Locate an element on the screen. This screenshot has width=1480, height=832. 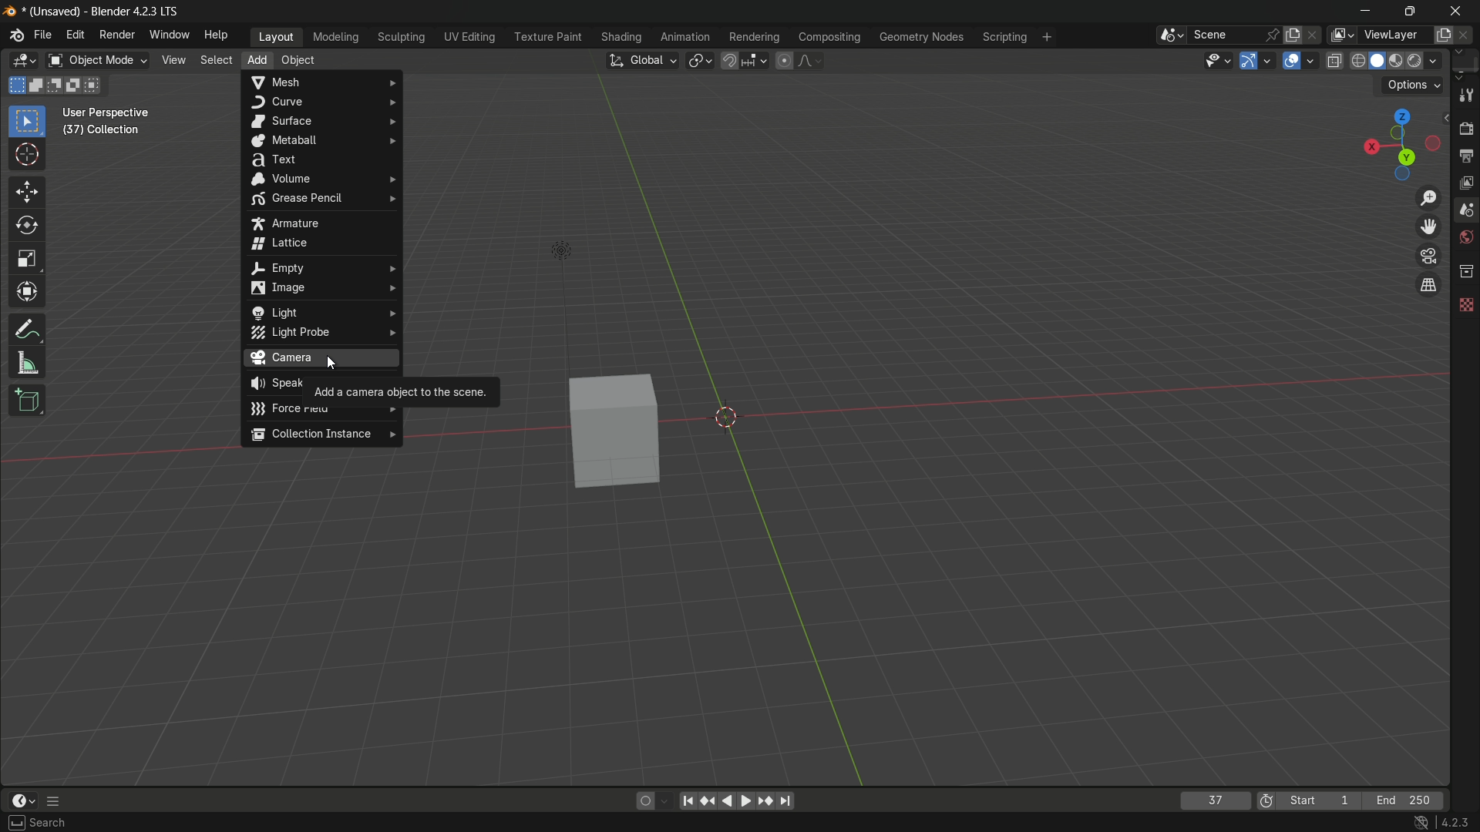
user perspective (37) | collection  is located at coordinates (114, 121).